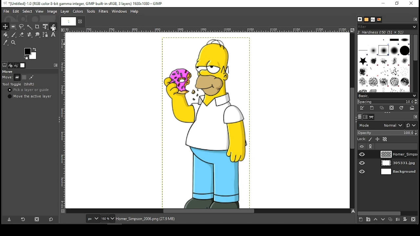  Describe the element at coordinates (14, 34) in the screenshot. I see `paint brush tool` at that location.